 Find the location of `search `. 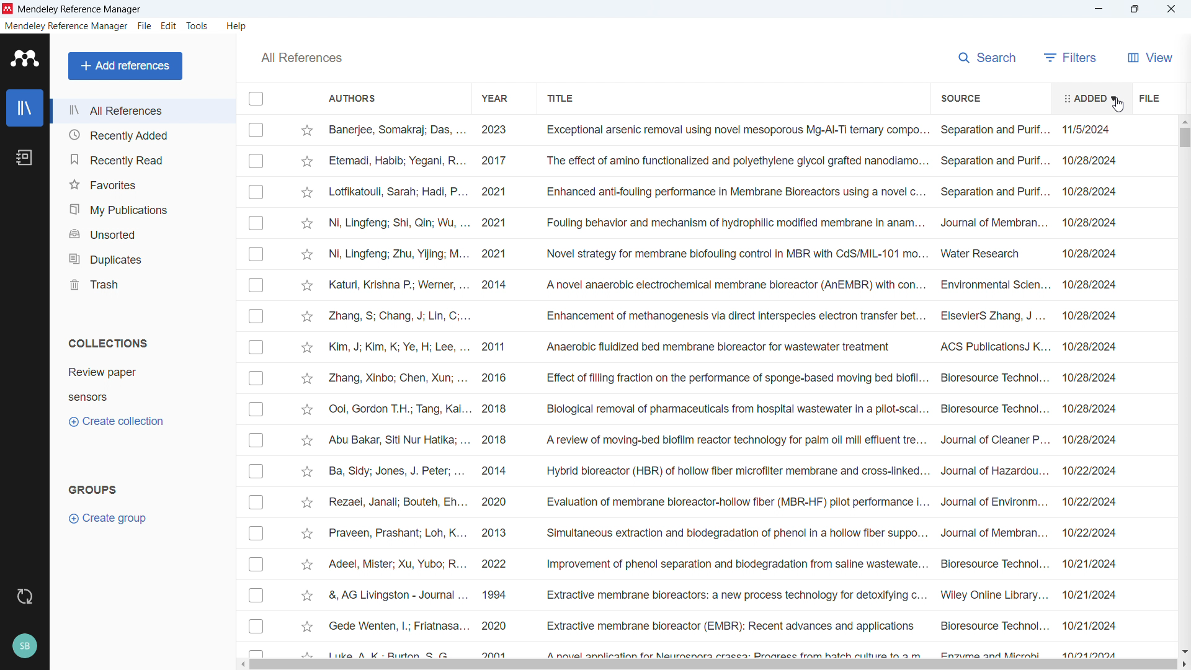

search  is located at coordinates (988, 58).